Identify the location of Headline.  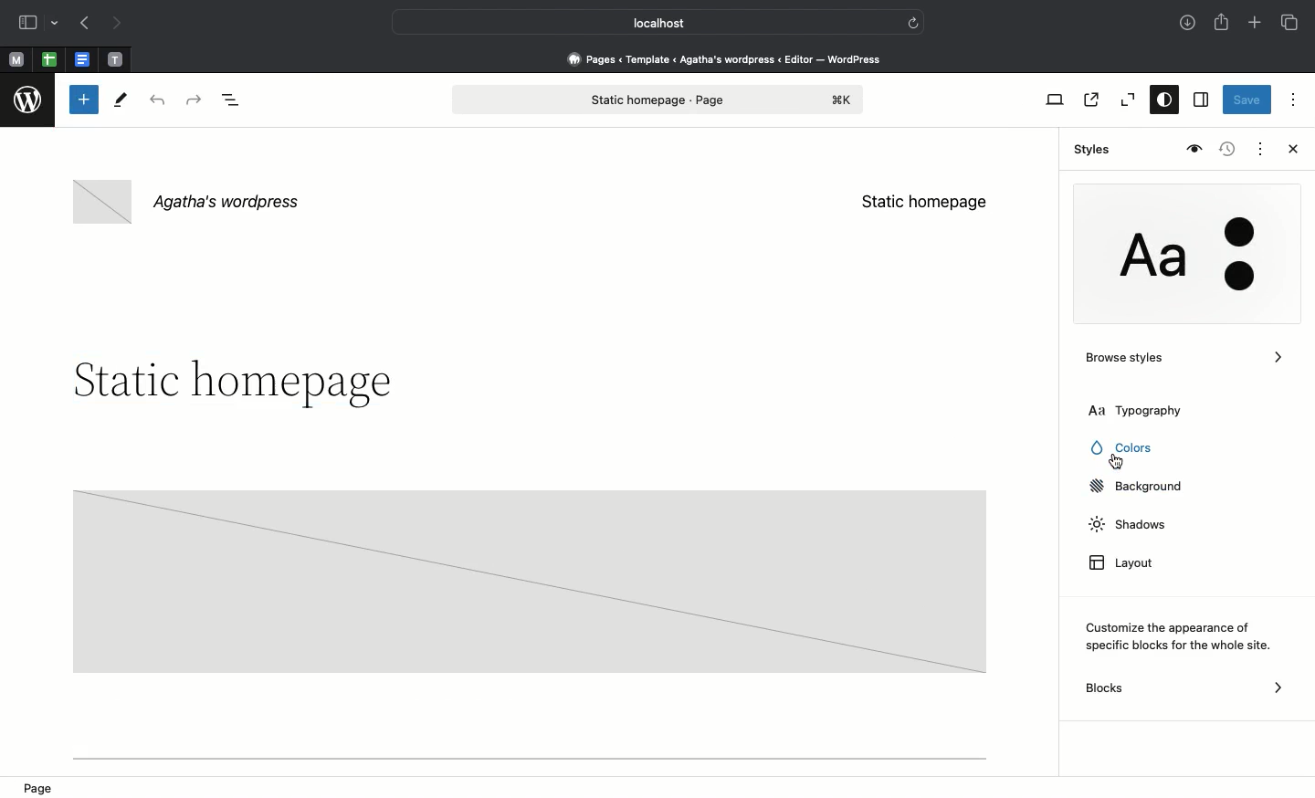
(229, 383).